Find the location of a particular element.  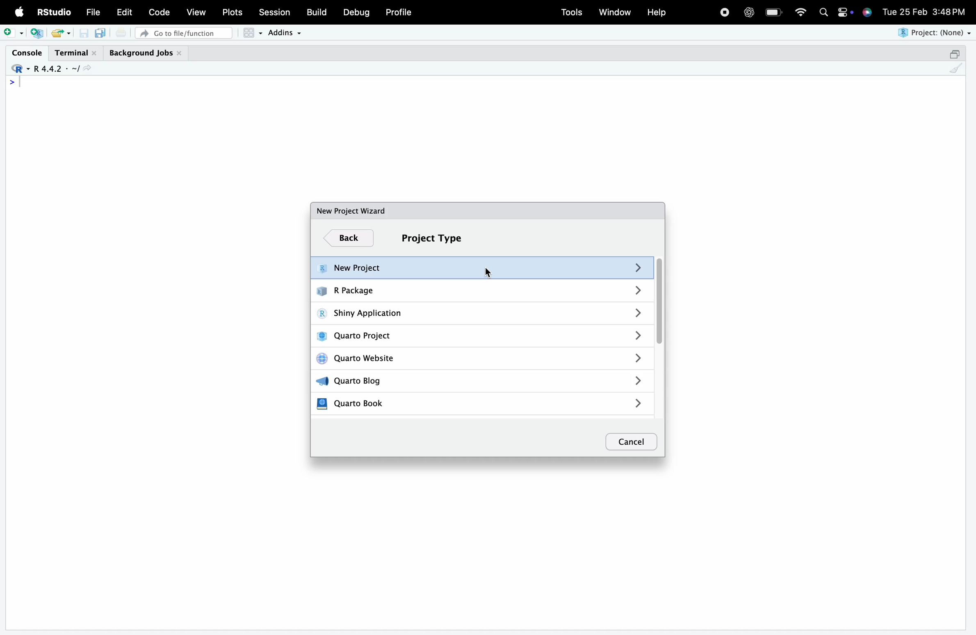

open AI is located at coordinates (748, 12).